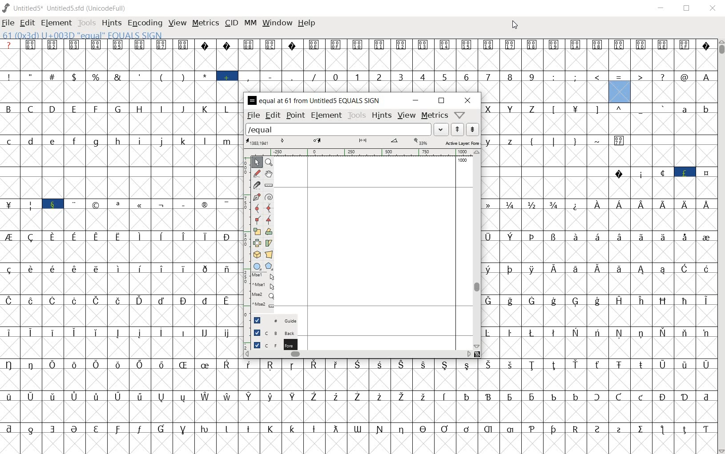 The image size is (725, 454). Describe the element at coordinates (269, 265) in the screenshot. I see `polygon or star` at that location.